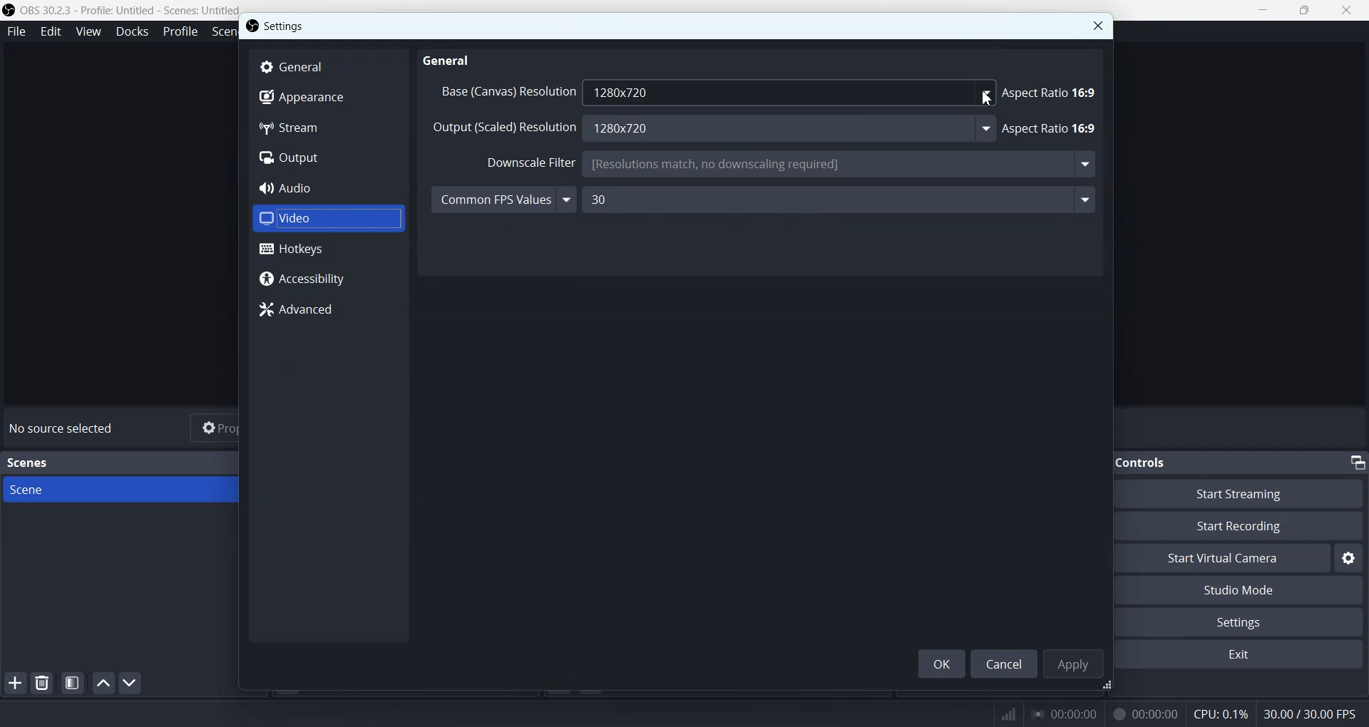 Image resolution: width=1369 pixels, height=727 pixels. I want to click on Profile, so click(180, 31).